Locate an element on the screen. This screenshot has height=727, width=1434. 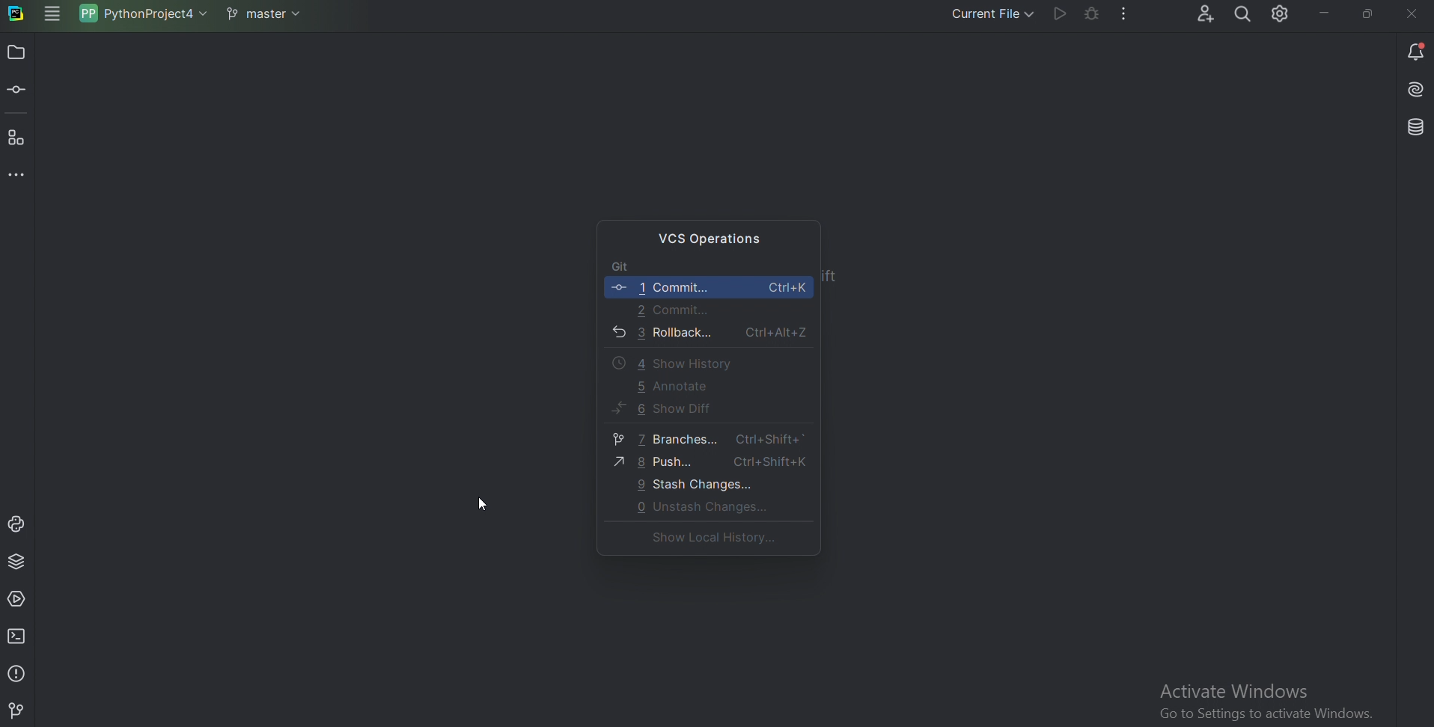
Commit is located at coordinates (19, 92).